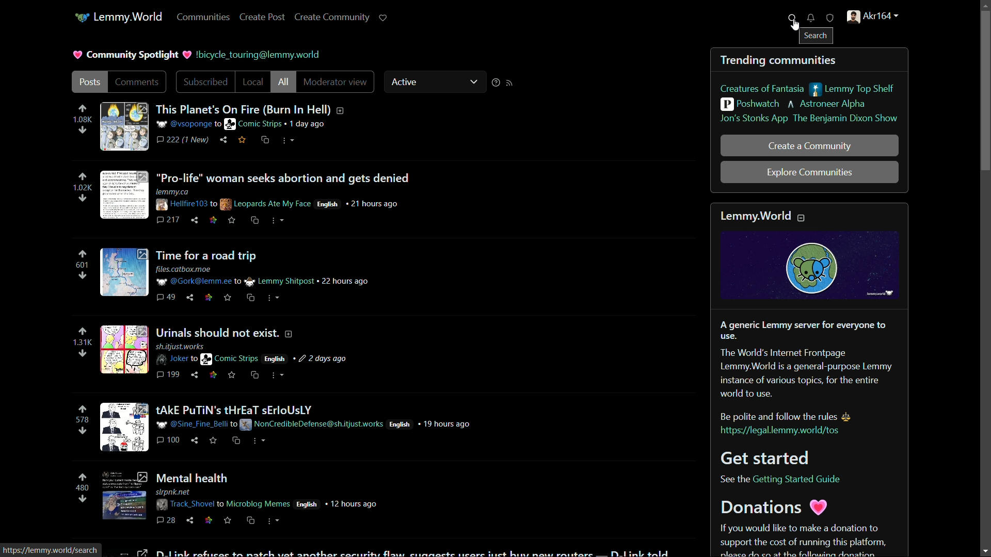  I want to click on poshwatch, so click(750, 103).